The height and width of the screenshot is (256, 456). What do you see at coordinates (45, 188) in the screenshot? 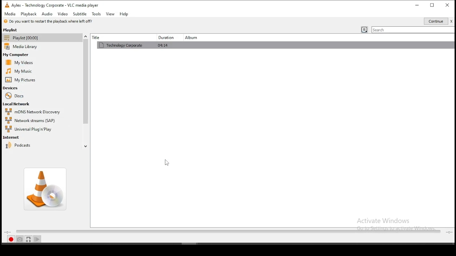
I see `album art` at bounding box center [45, 188].